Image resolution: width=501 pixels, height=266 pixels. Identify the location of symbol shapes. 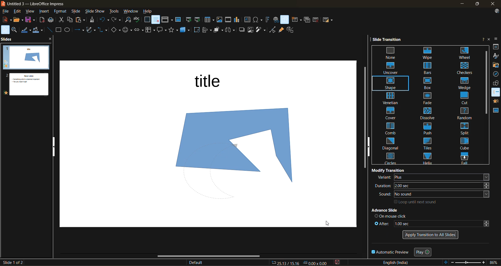
(128, 29).